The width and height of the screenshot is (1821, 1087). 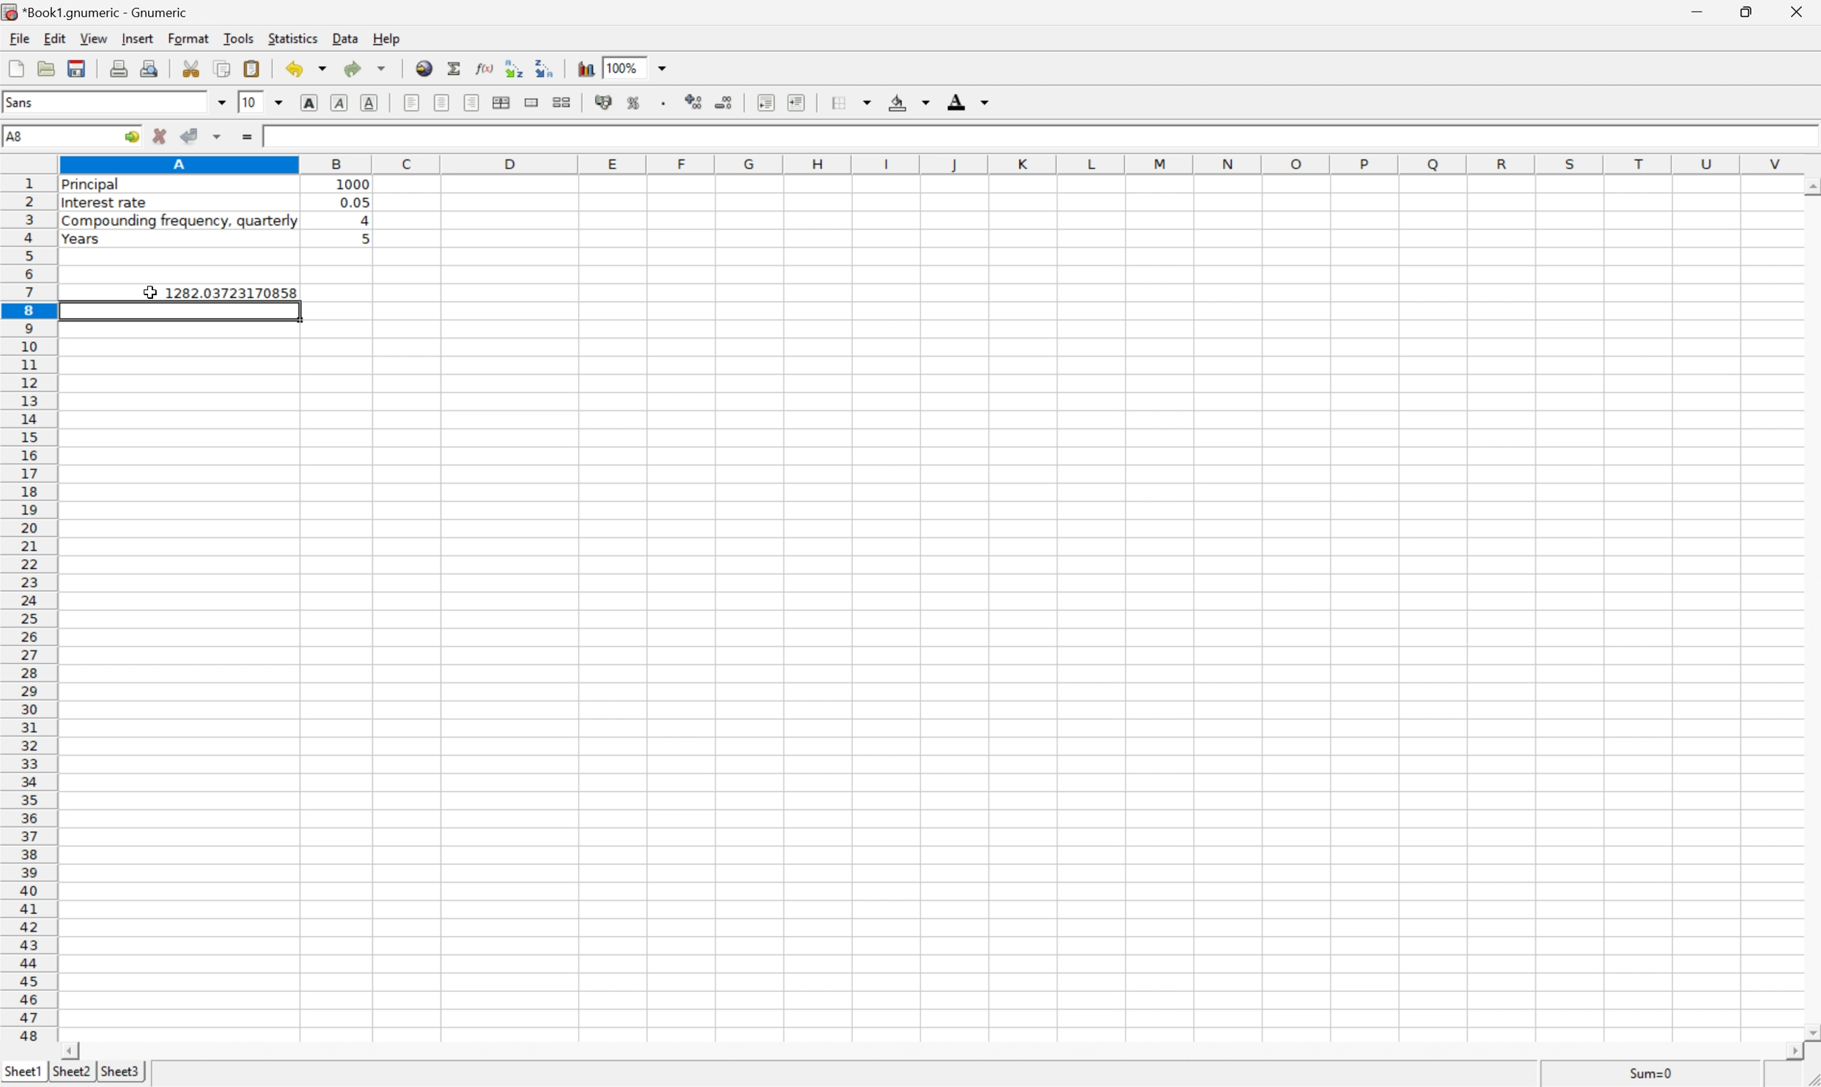 What do you see at coordinates (73, 1076) in the screenshot?
I see `sheet2` at bounding box center [73, 1076].